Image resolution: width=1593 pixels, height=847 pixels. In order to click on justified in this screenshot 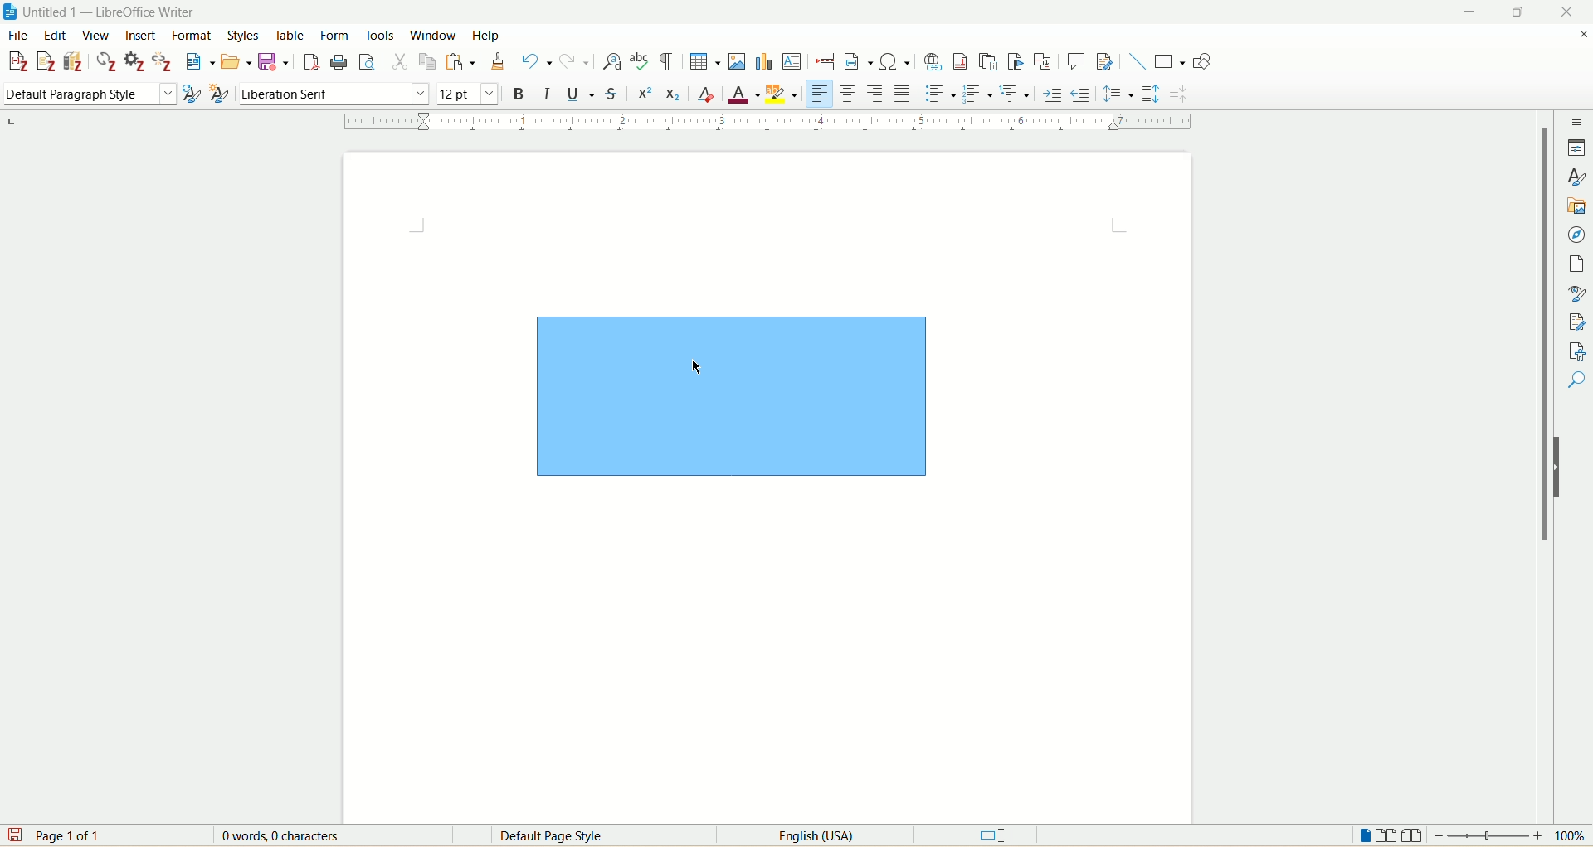, I will do `click(904, 94)`.